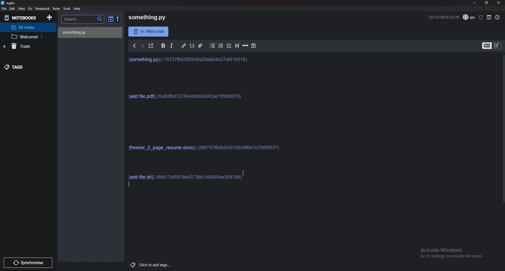  What do you see at coordinates (25, 27) in the screenshot?
I see `All notes` at bounding box center [25, 27].